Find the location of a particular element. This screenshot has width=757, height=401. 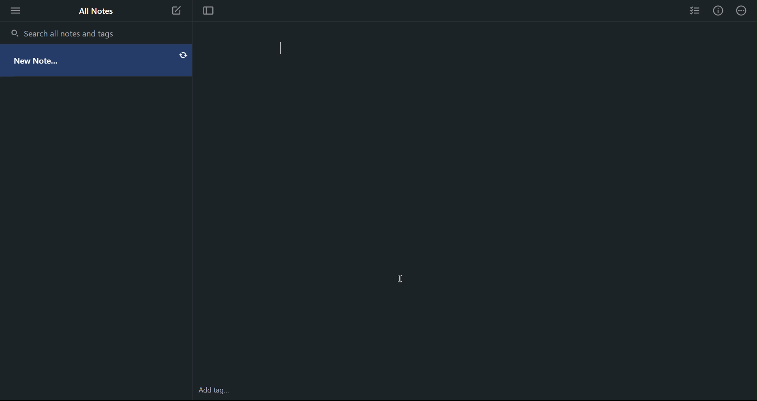

All Notes is located at coordinates (94, 9).